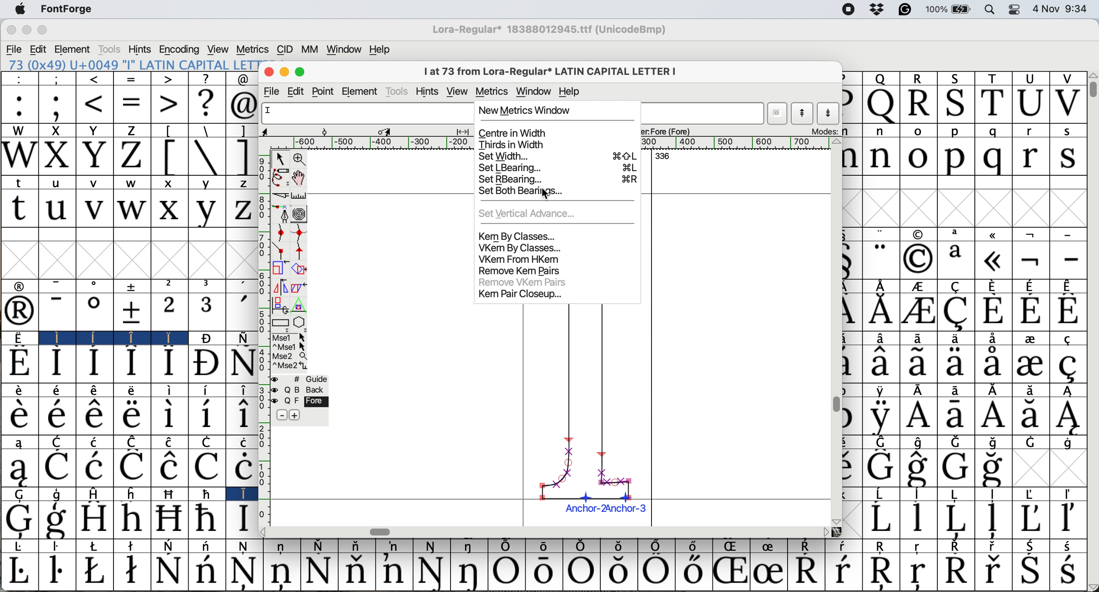 This screenshot has height=592, width=1099. Describe the element at coordinates (469, 547) in the screenshot. I see `Symbol` at that location.